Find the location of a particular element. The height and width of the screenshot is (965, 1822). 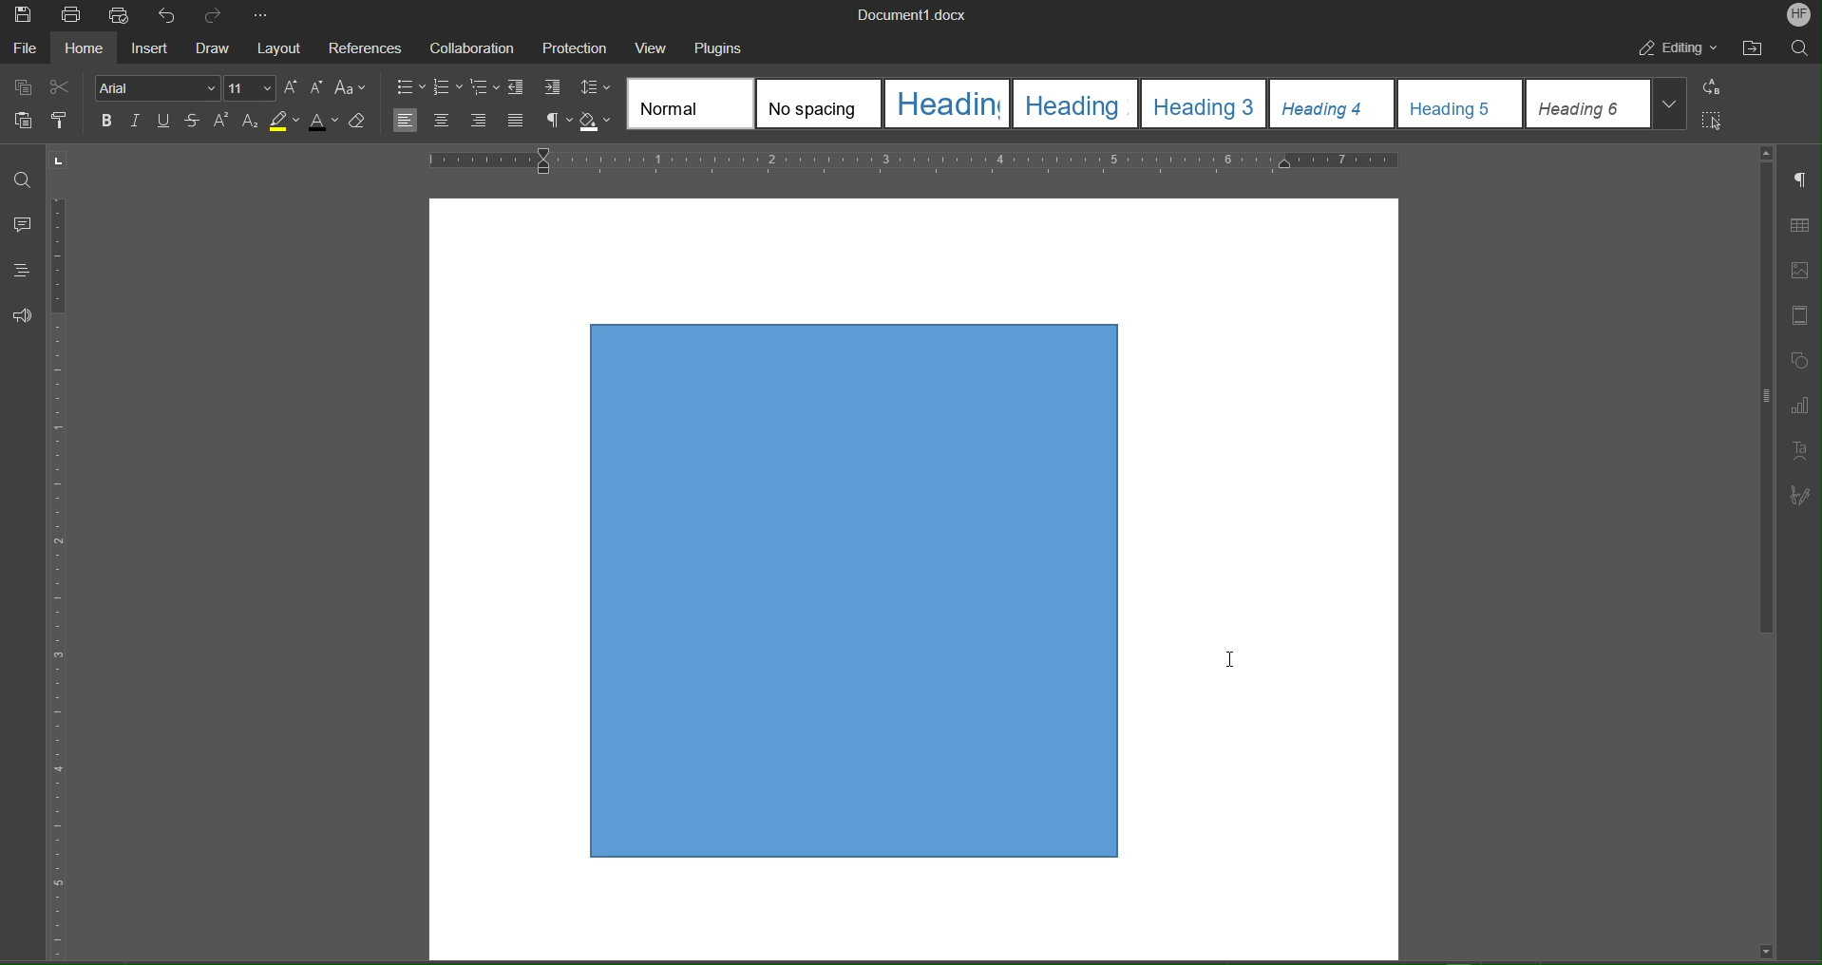

Headings is located at coordinates (24, 271).